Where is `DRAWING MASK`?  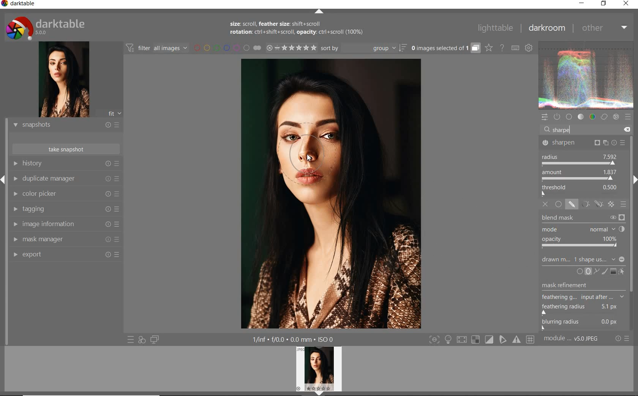
DRAWING MASK is located at coordinates (313, 157).